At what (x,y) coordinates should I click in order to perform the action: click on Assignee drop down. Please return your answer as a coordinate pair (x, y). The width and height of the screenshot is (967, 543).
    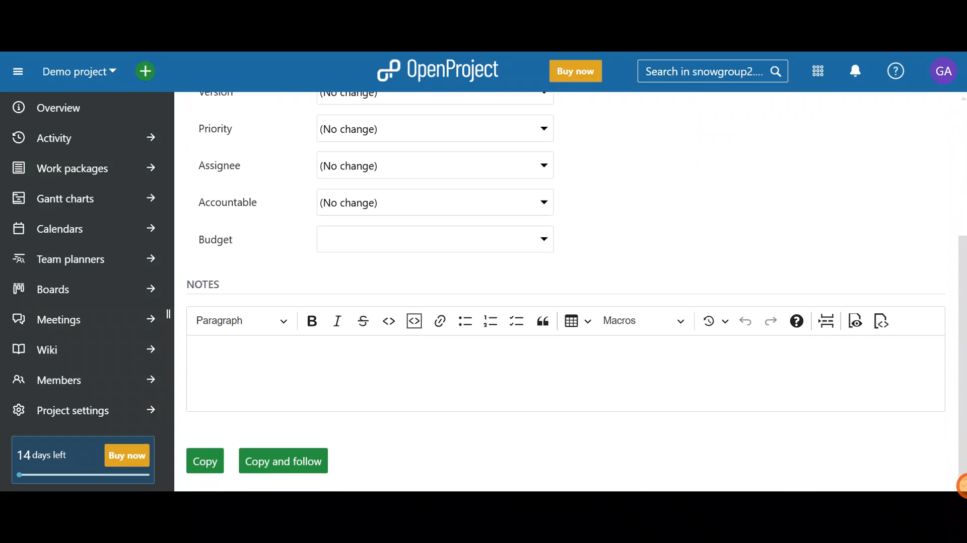
    Looking at the image, I should click on (544, 165).